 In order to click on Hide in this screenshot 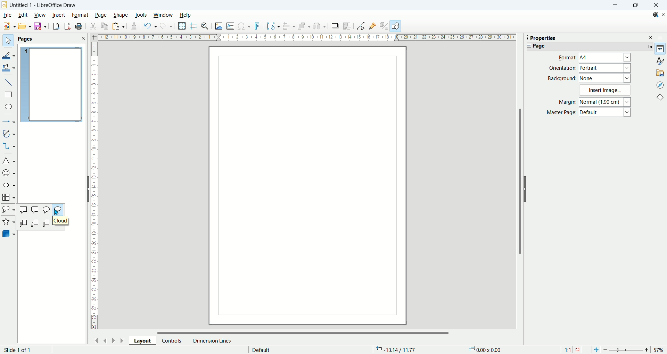, I will do `click(87, 188)`.